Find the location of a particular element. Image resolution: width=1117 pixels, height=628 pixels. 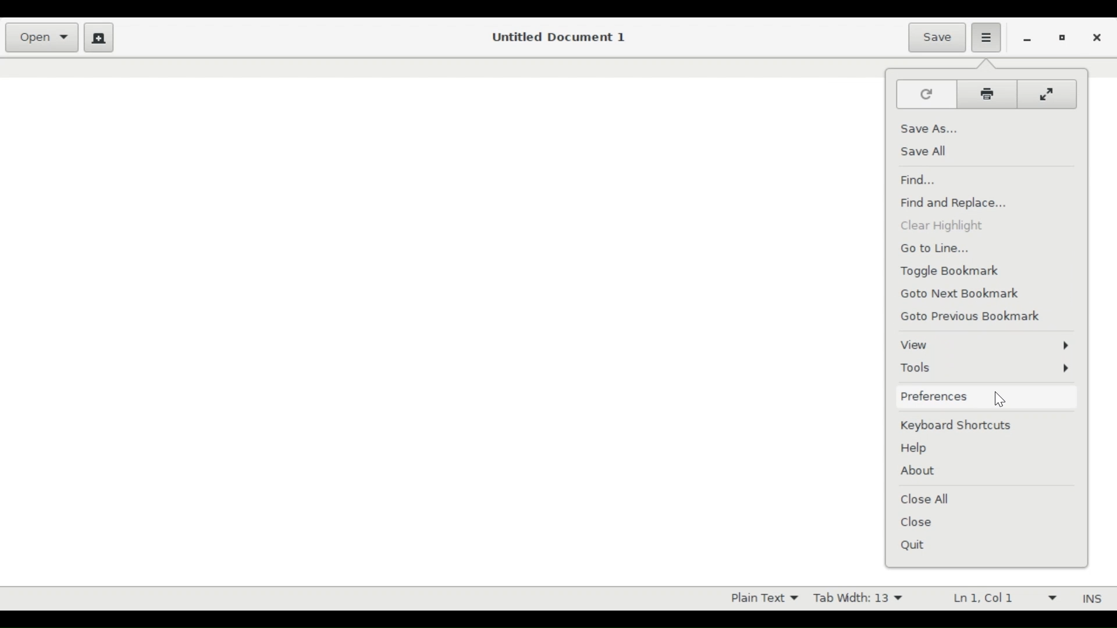

Close all is located at coordinates (928, 498).